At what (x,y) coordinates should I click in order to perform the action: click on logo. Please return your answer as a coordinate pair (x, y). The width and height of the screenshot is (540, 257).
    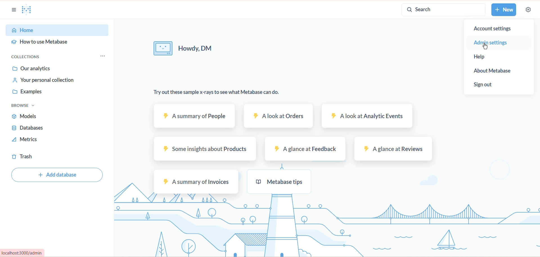
    Looking at the image, I should click on (28, 10).